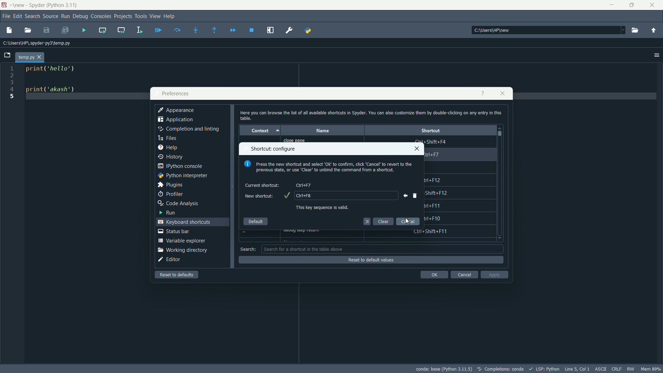  Describe the element at coordinates (177, 30) in the screenshot. I see `run current line` at that location.